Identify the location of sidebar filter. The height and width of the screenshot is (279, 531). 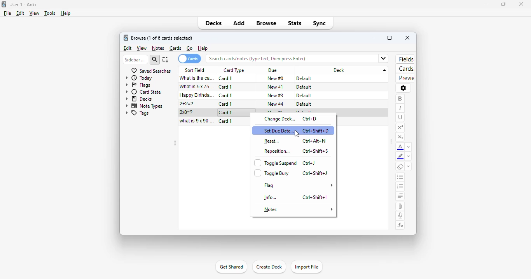
(135, 59).